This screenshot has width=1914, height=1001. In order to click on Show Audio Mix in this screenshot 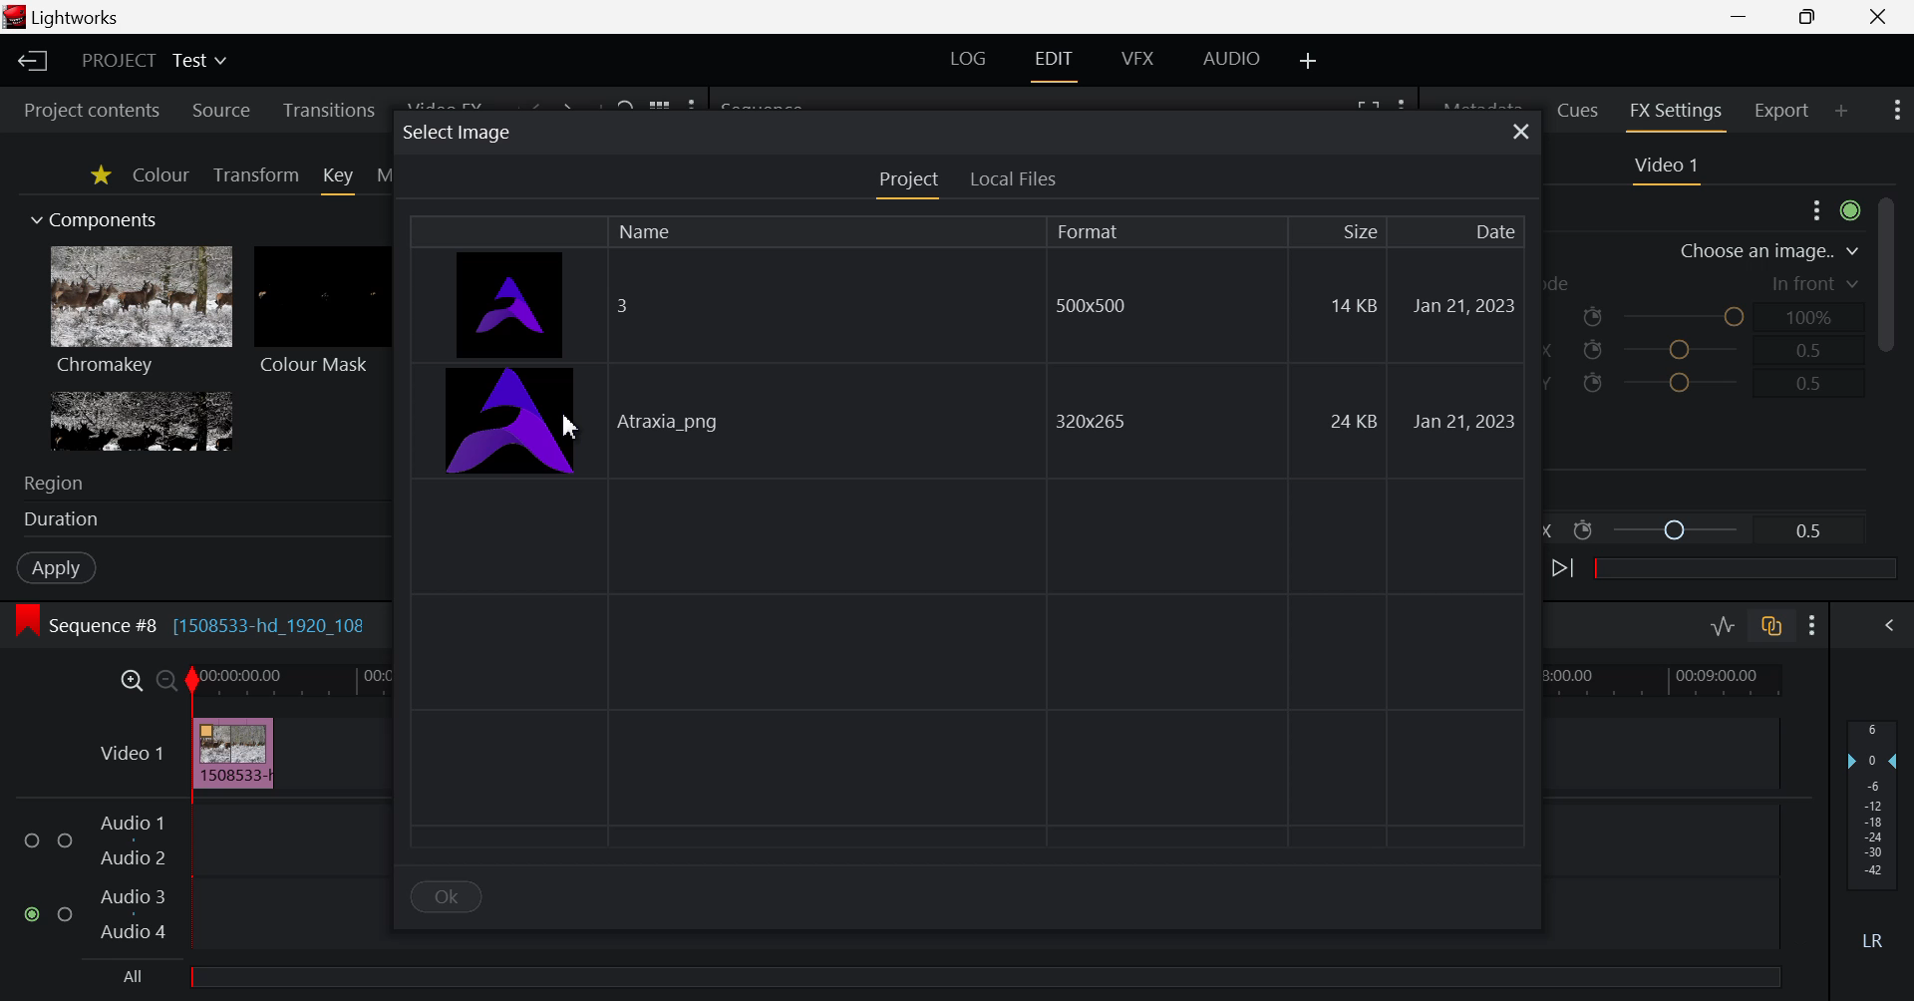, I will do `click(1886, 625)`.